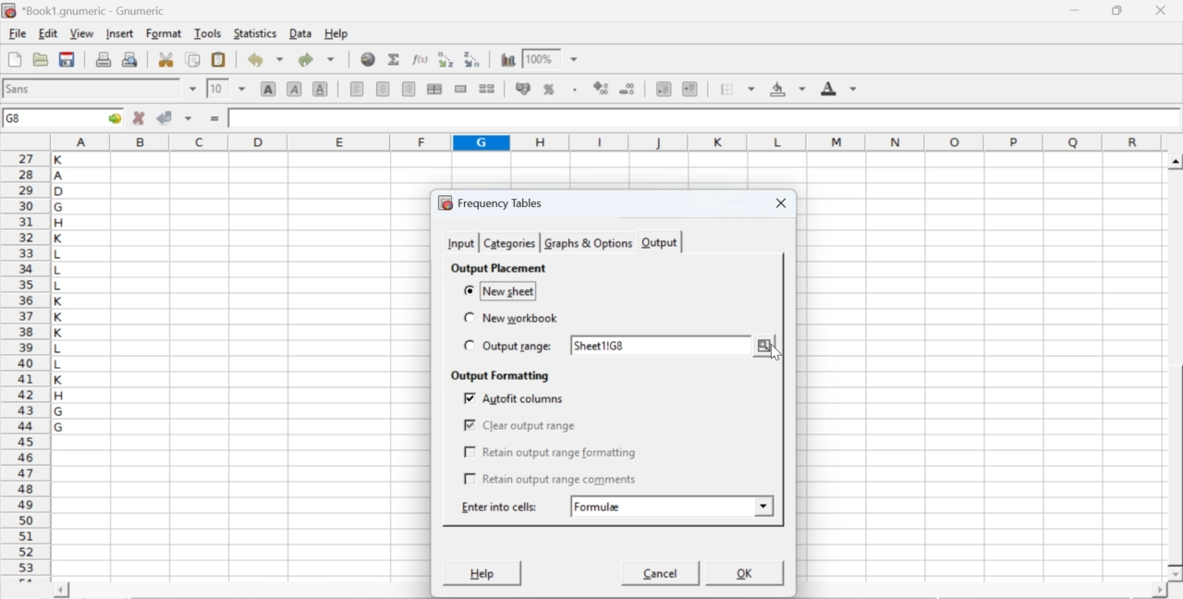 The image size is (1183, 599). What do you see at coordinates (496, 376) in the screenshot?
I see `output formatting` at bounding box center [496, 376].